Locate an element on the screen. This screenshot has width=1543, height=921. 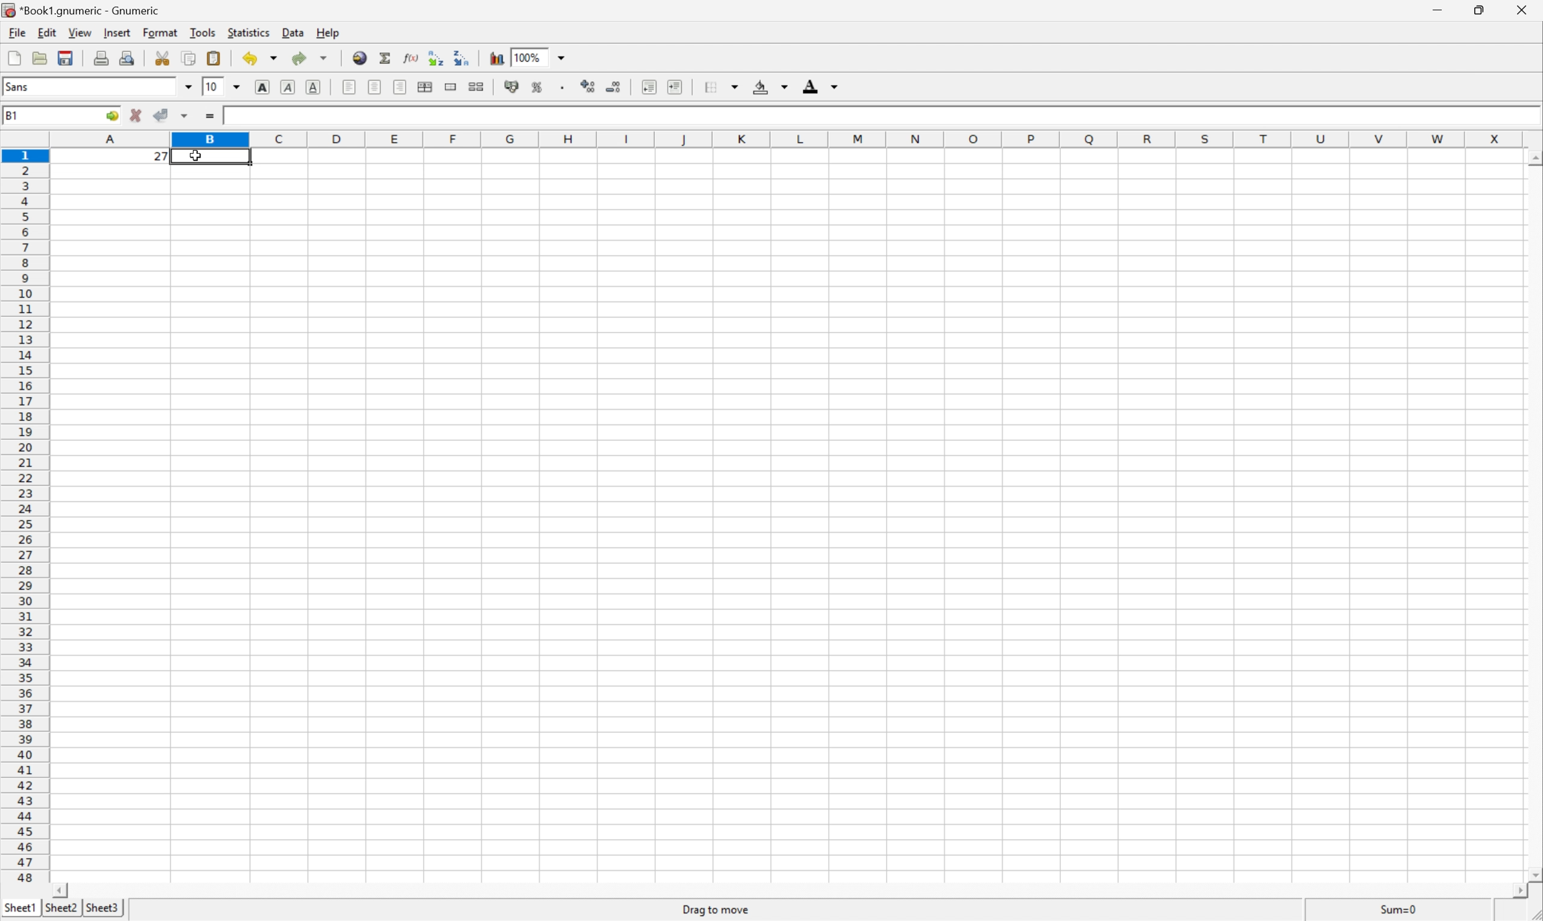
Cursor is located at coordinates (198, 155).